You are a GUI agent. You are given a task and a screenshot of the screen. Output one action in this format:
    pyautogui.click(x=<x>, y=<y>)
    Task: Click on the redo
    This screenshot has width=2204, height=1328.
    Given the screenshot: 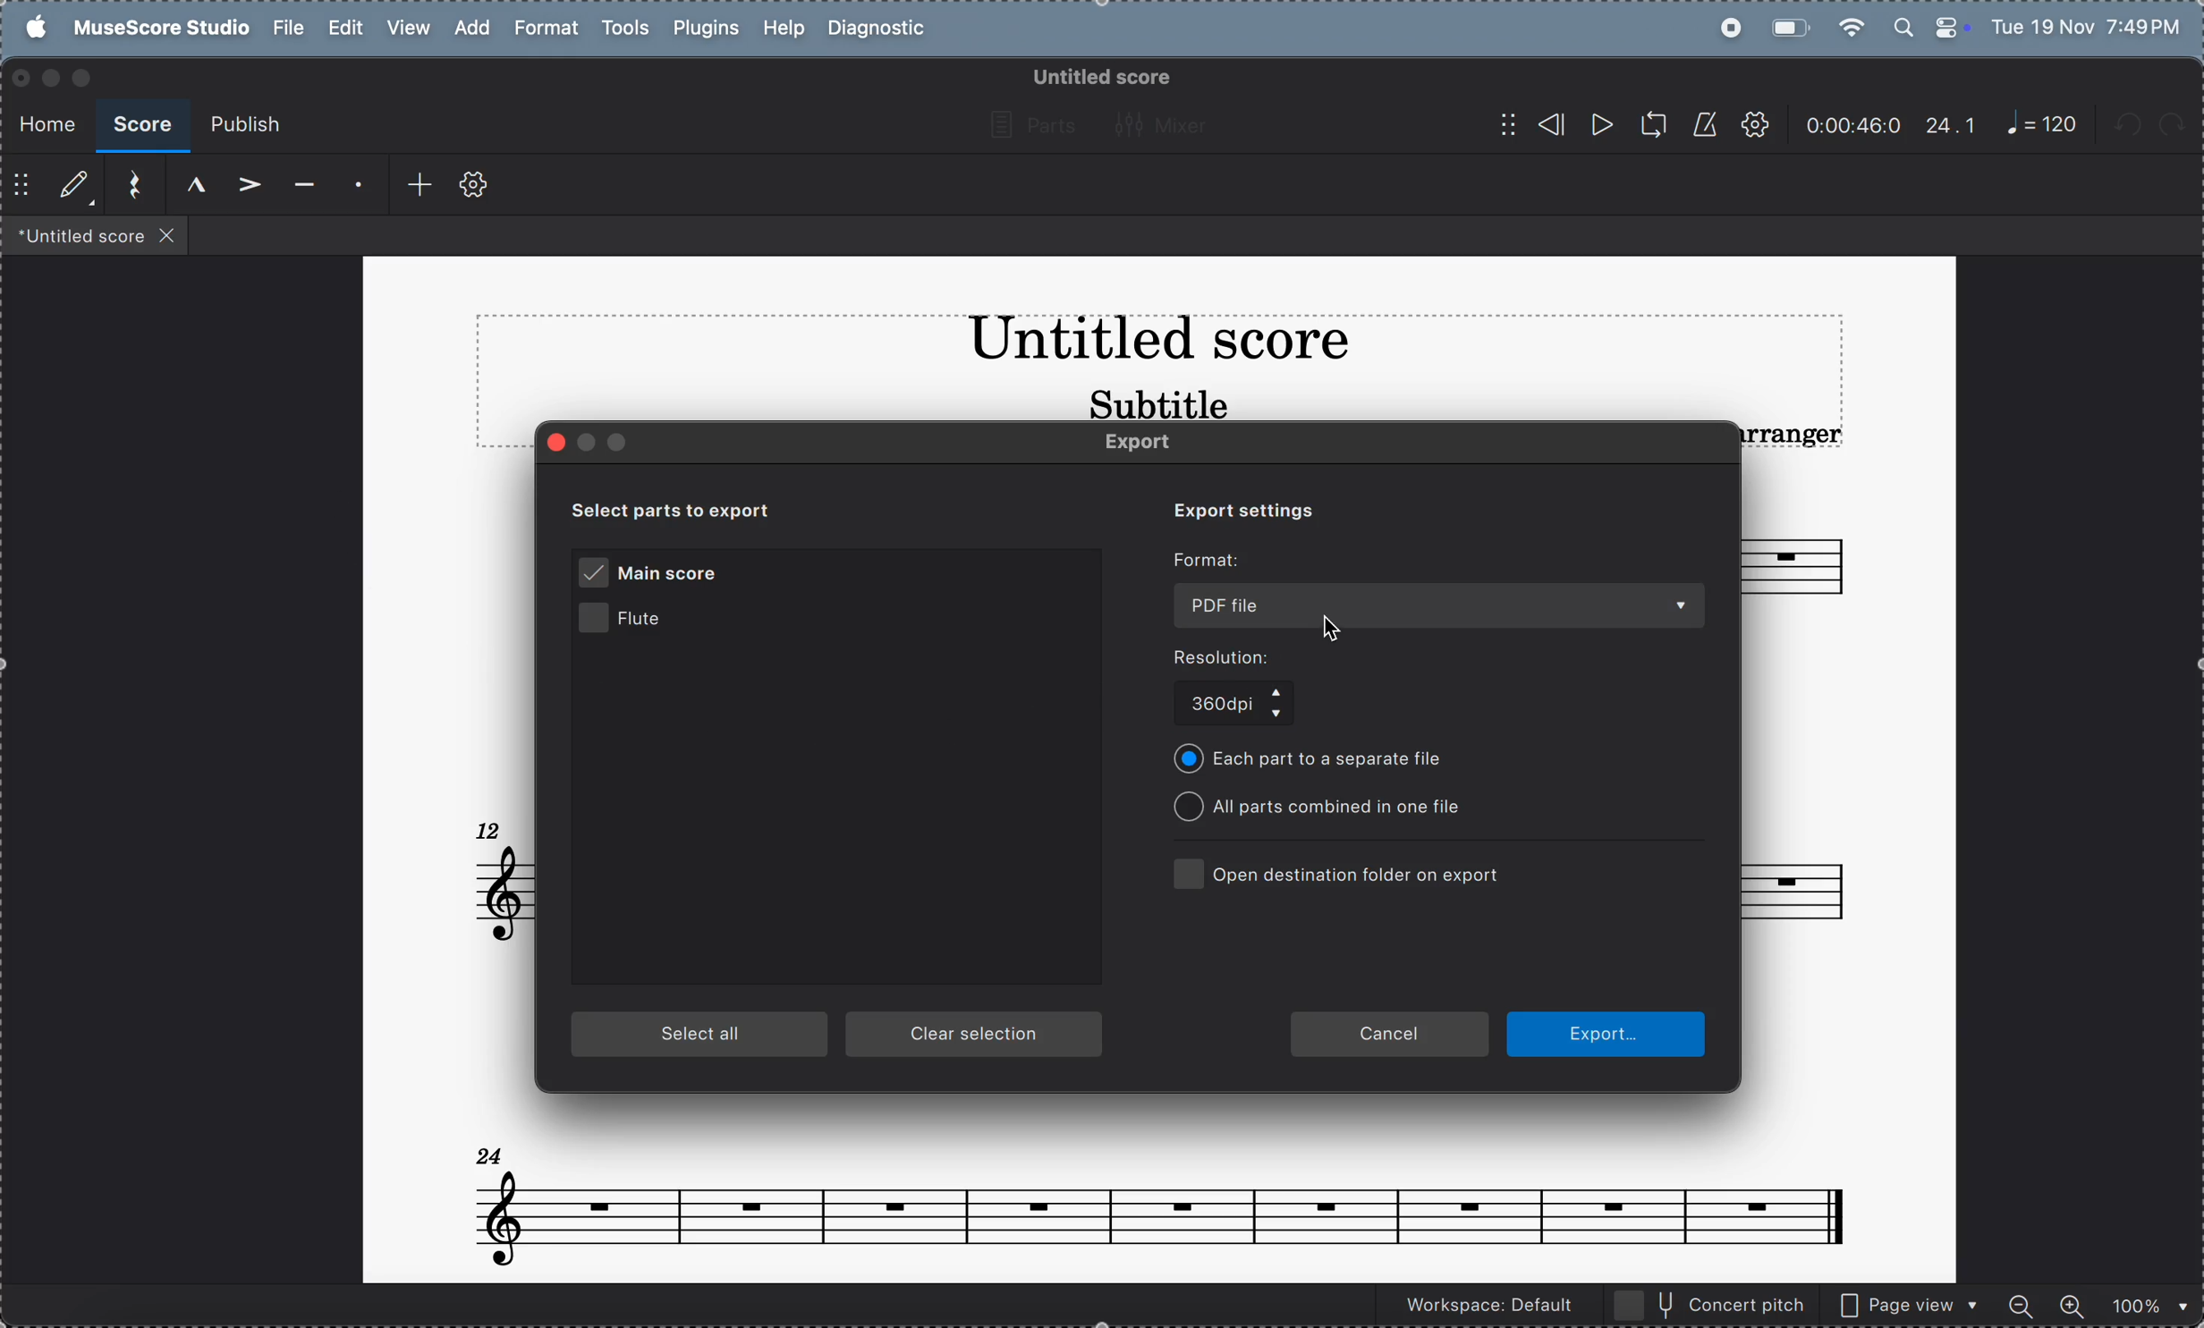 What is the action you would take?
    pyautogui.click(x=2182, y=125)
    